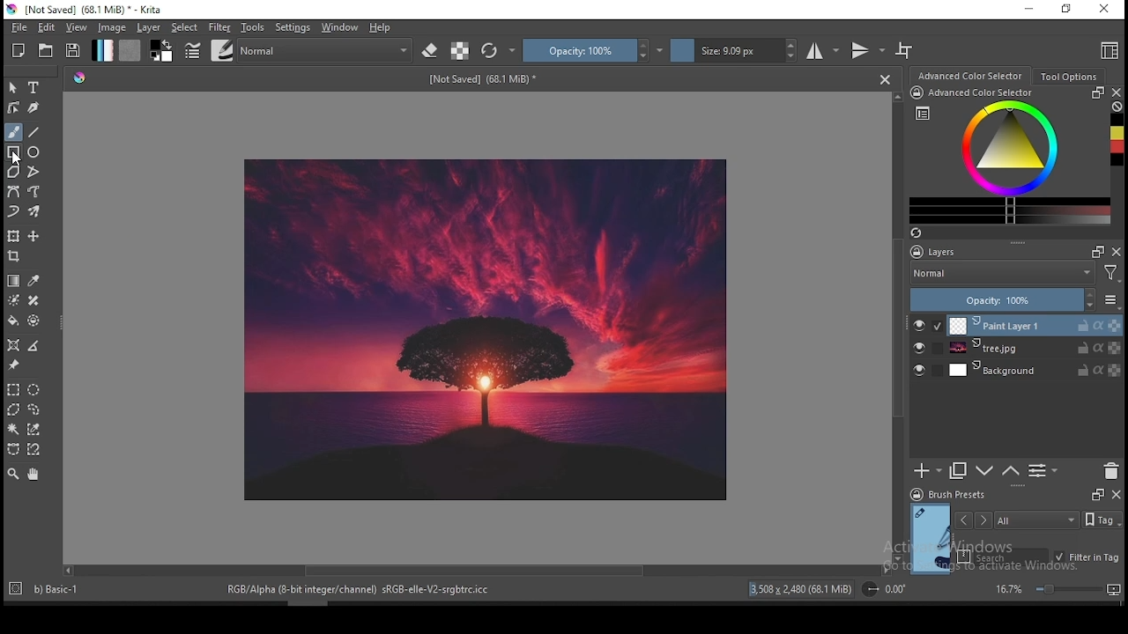  What do you see at coordinates (12, 172) in the screenshot?
I see `polygon tool` at bounding box center [12, 172].